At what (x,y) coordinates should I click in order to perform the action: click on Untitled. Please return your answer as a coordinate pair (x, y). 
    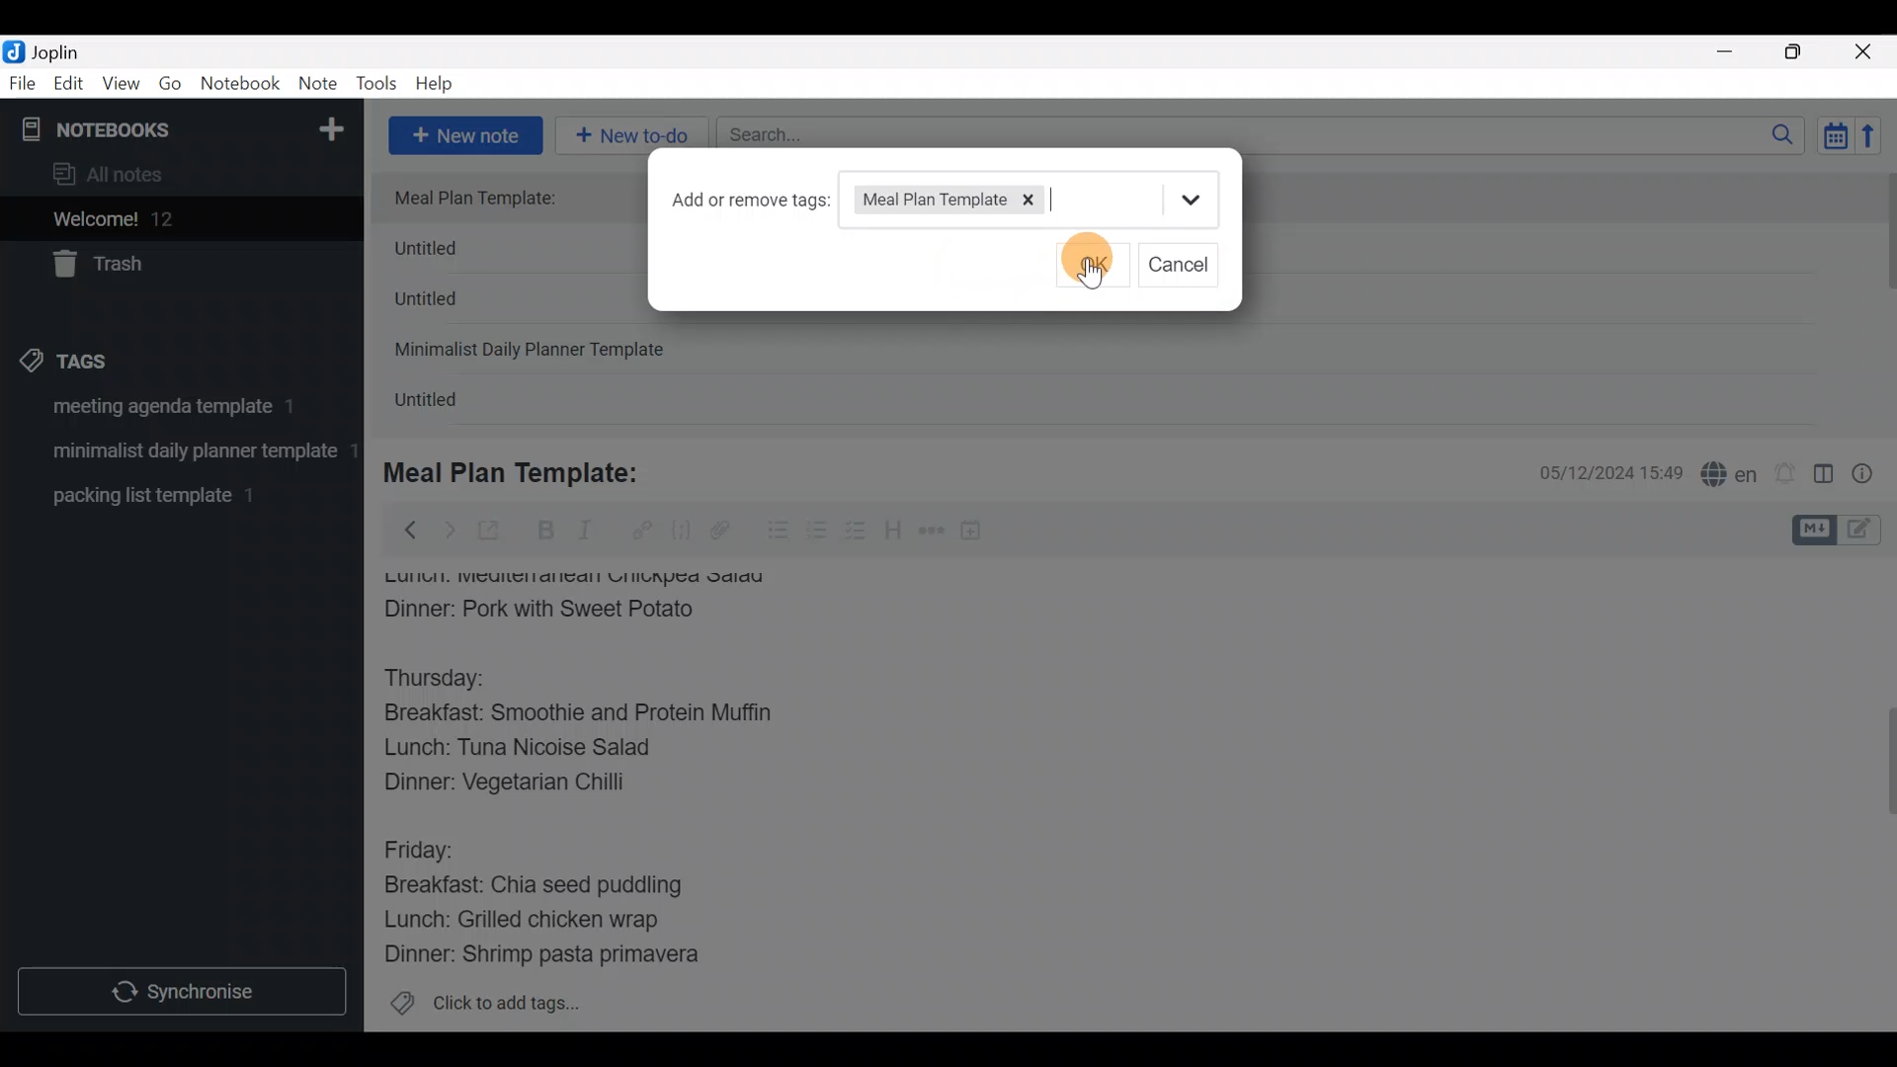
    Looking at the image, I should click on (458, 253).